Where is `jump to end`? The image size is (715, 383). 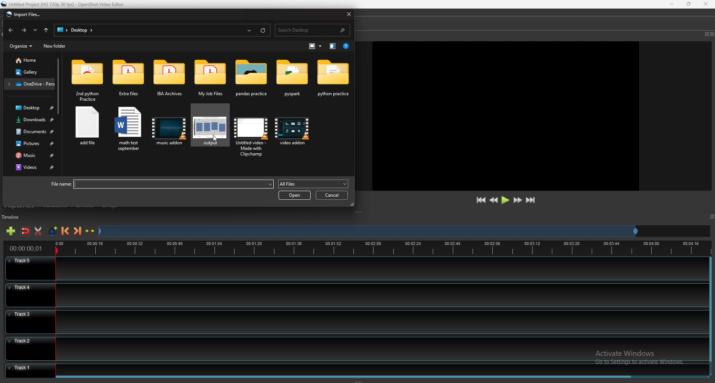 jump to end is located at coordinates (530, 200).